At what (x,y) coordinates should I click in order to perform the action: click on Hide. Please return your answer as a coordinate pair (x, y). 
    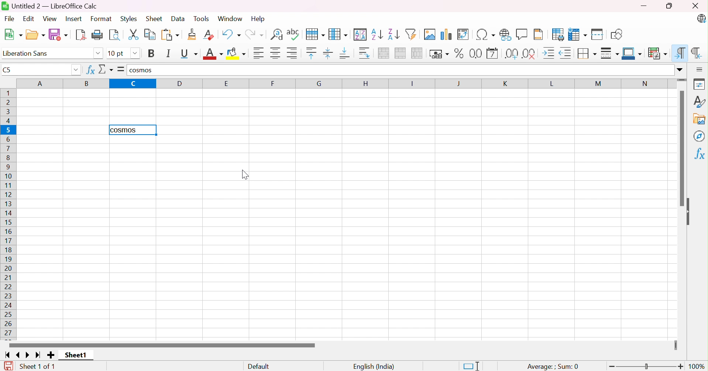
    Looking at the image, I should click on (691, 211).